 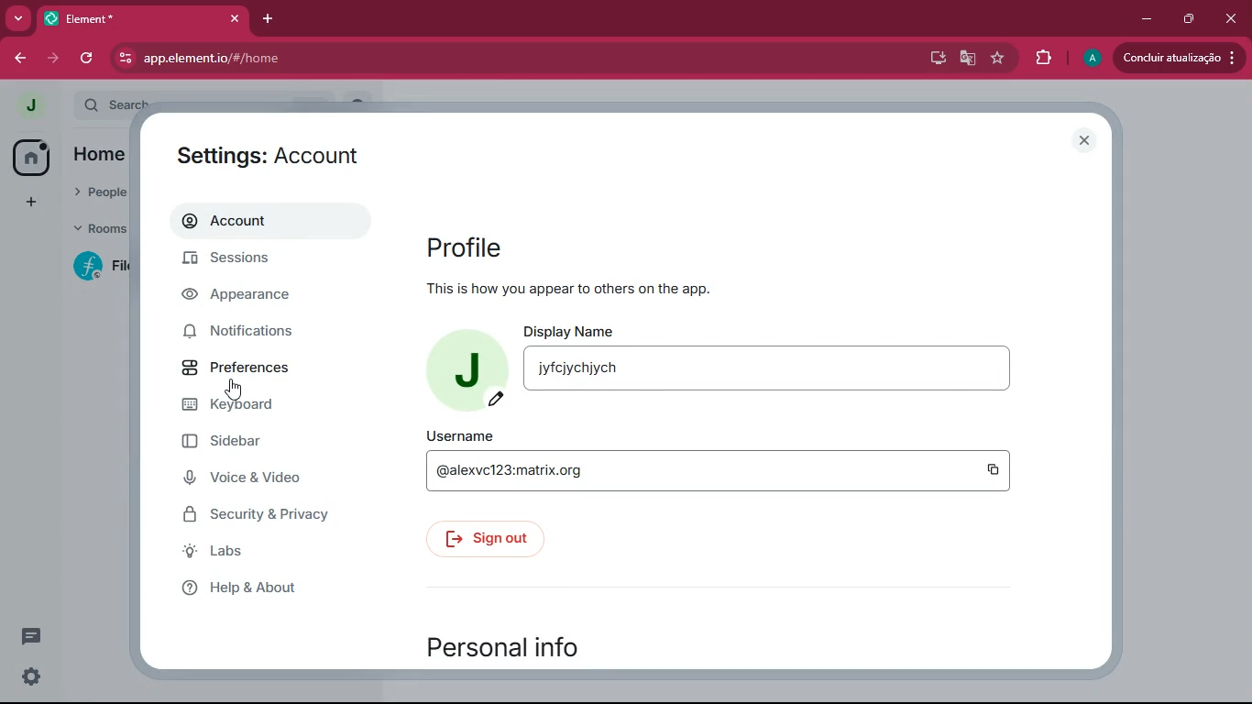 What do you see at coordinates (1148, 16) in the screenshot?
I see `minimize` at bounding box center [1148, 16].